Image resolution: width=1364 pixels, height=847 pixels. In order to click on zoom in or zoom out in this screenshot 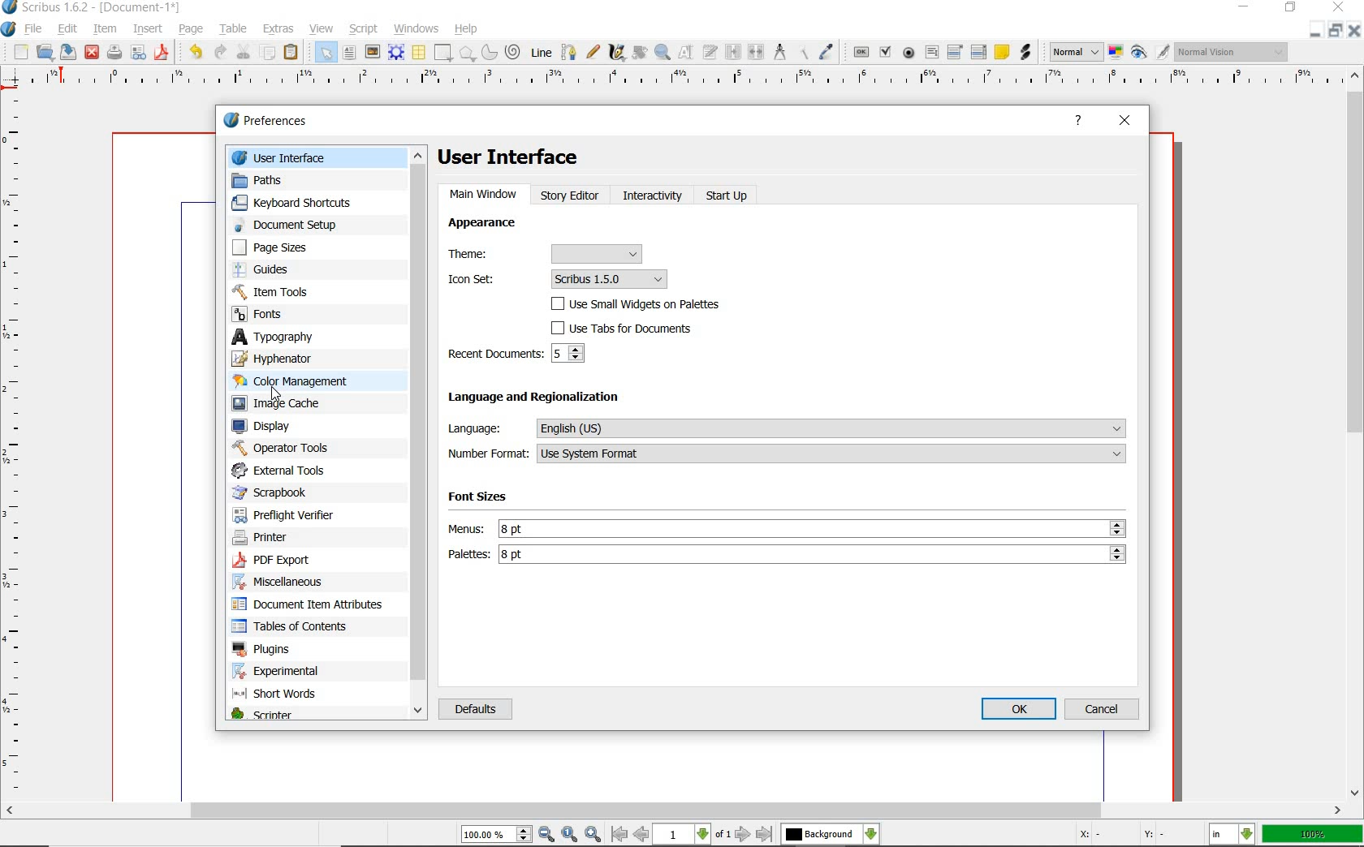, I will do `click(662, 54)`.